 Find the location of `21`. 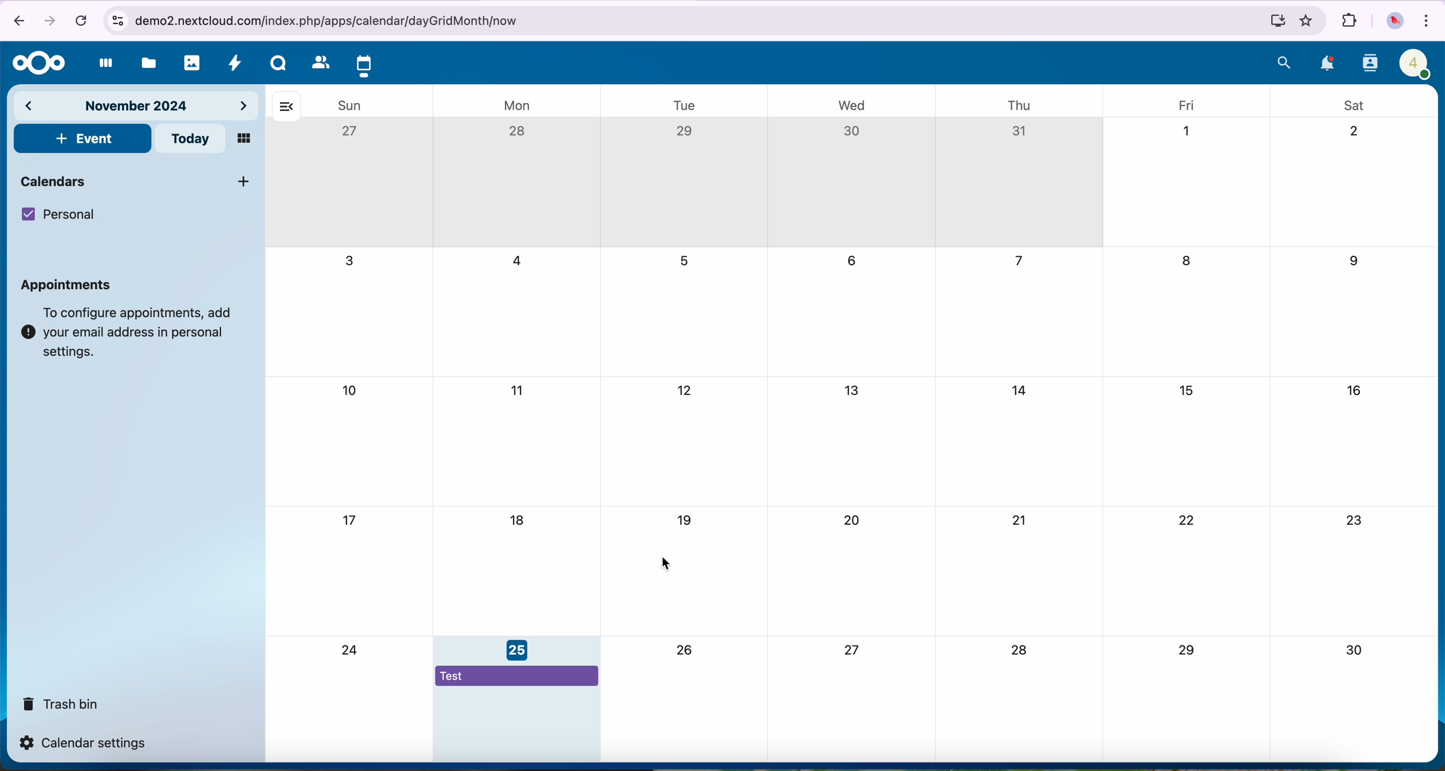

21 is located at coordinates (1021, 519).